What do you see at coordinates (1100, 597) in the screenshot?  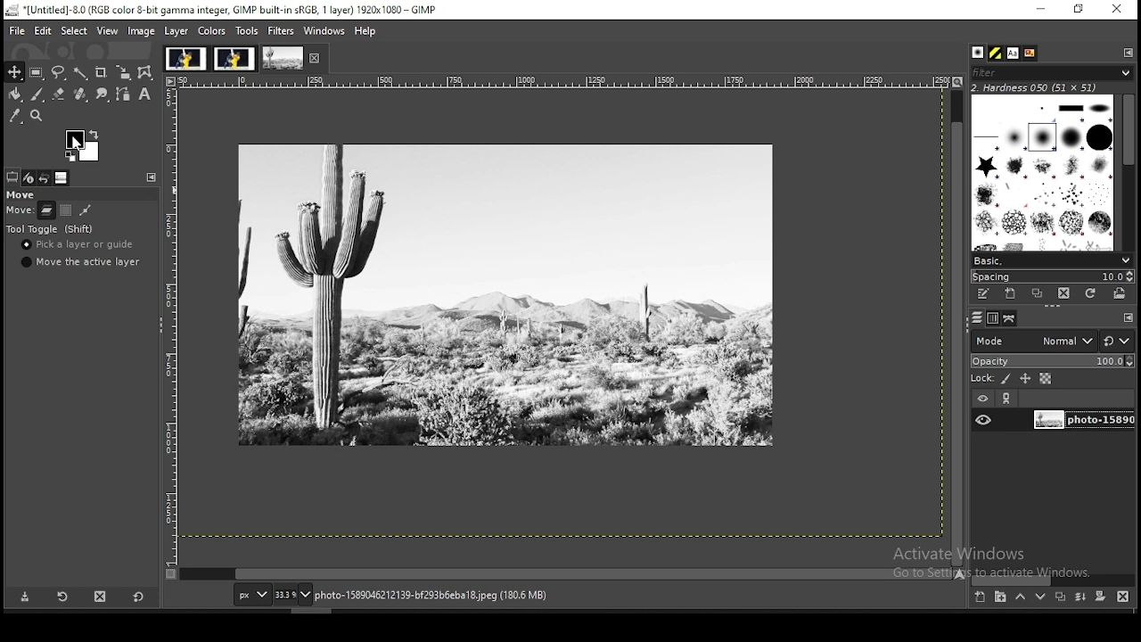 I see `mask layer` at bounding box center [1100, 597].